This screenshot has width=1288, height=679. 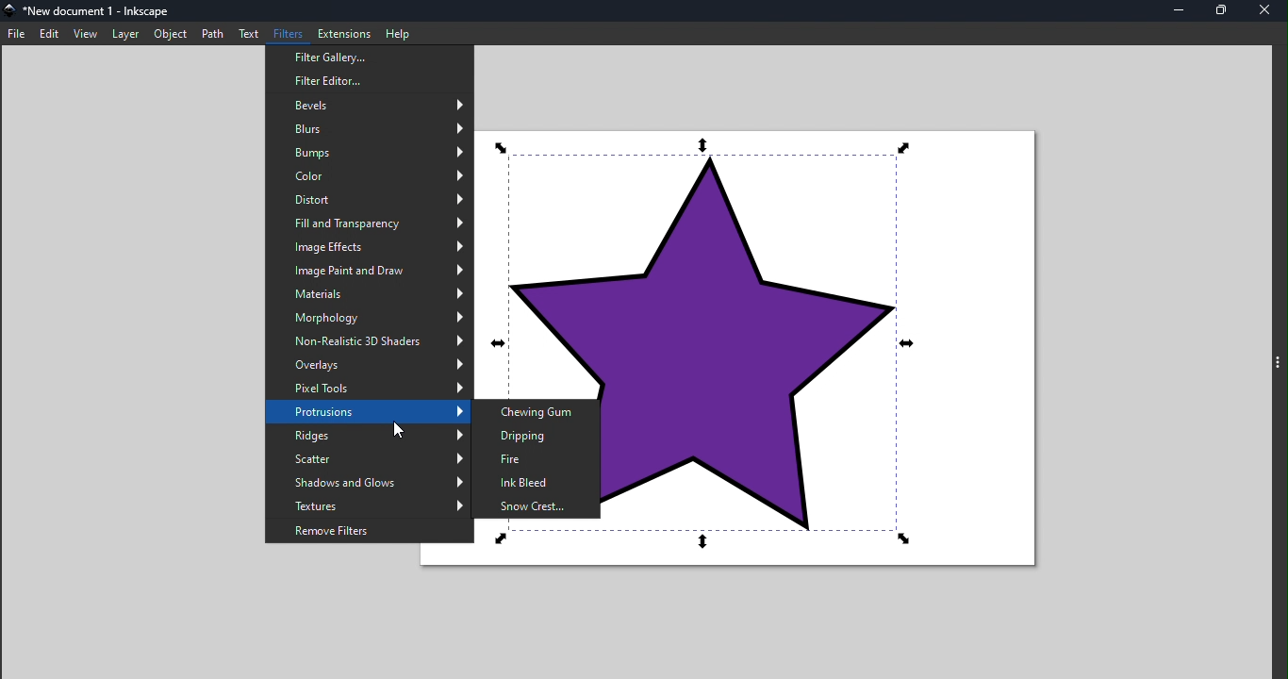 What do you see at coordinates (535, 409) in the screenshot?
I see `Chewing` at bounding box center [535, 409].